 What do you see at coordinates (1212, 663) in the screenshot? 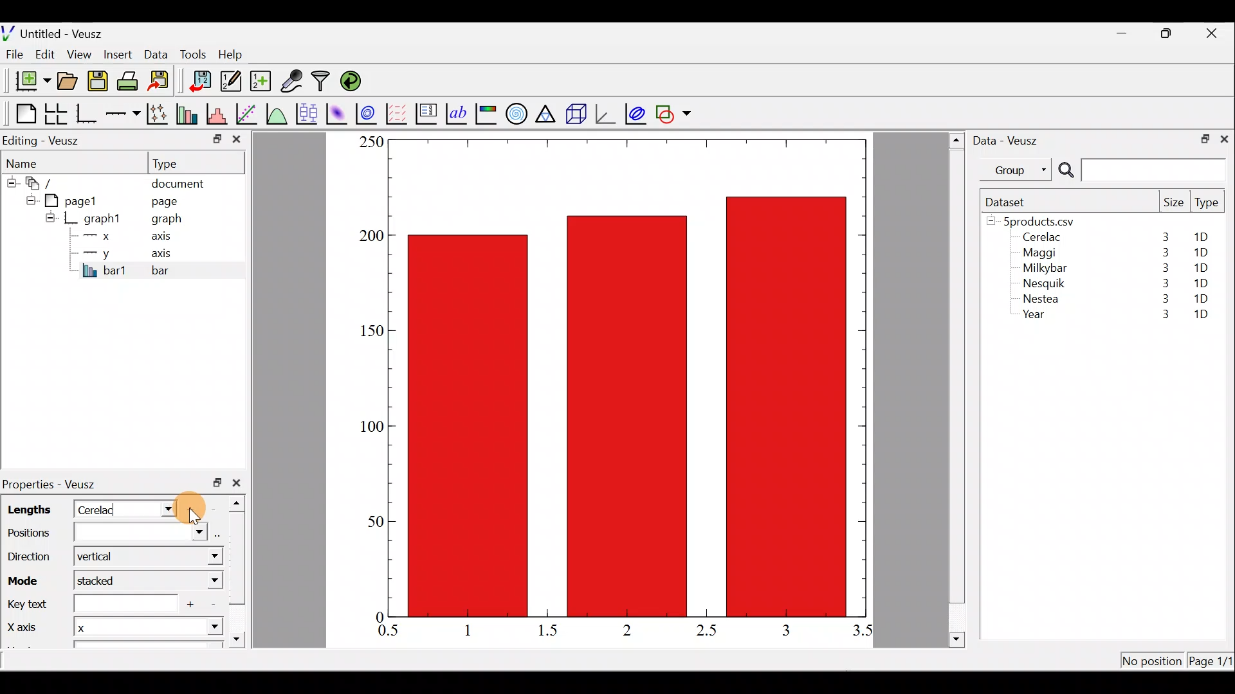
I see `Page 1/11` at bounding box center [1212, 663].